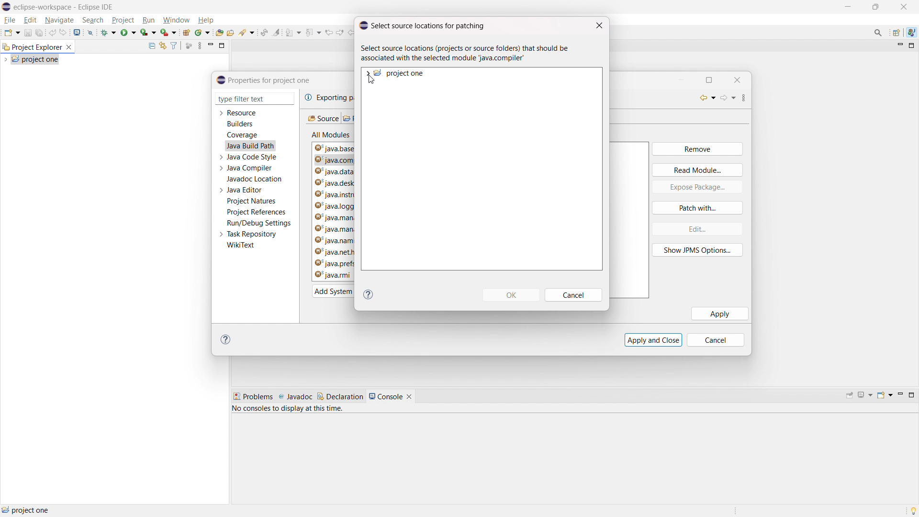 This screenshot has height=517, width=919. Describe the element at coordinates (696, 229) in the screenshot. I see `edit` at that location.